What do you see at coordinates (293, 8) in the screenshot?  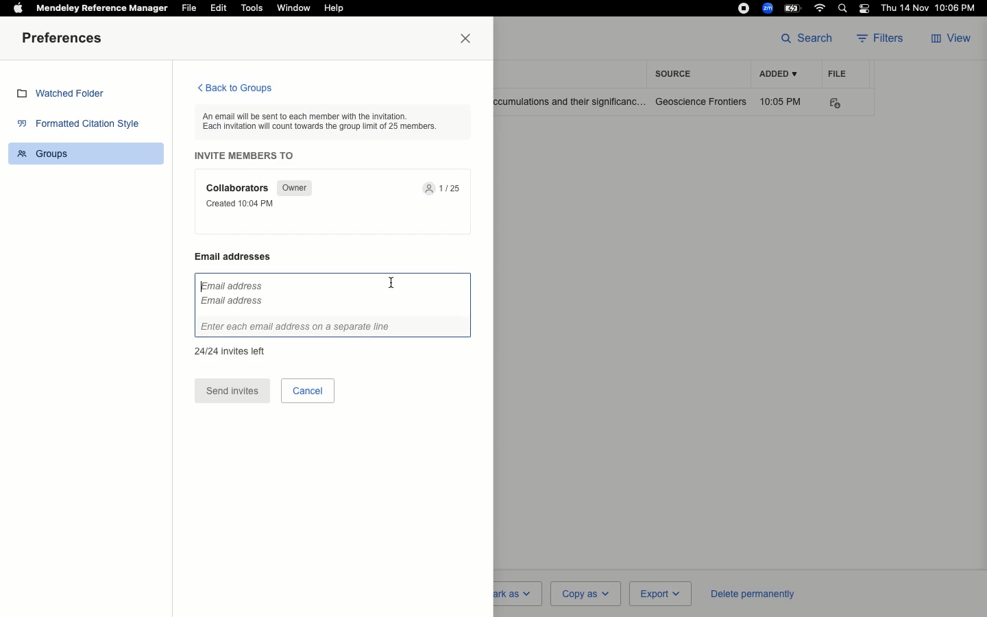 I see `Window` at bounding box center [293, 8].